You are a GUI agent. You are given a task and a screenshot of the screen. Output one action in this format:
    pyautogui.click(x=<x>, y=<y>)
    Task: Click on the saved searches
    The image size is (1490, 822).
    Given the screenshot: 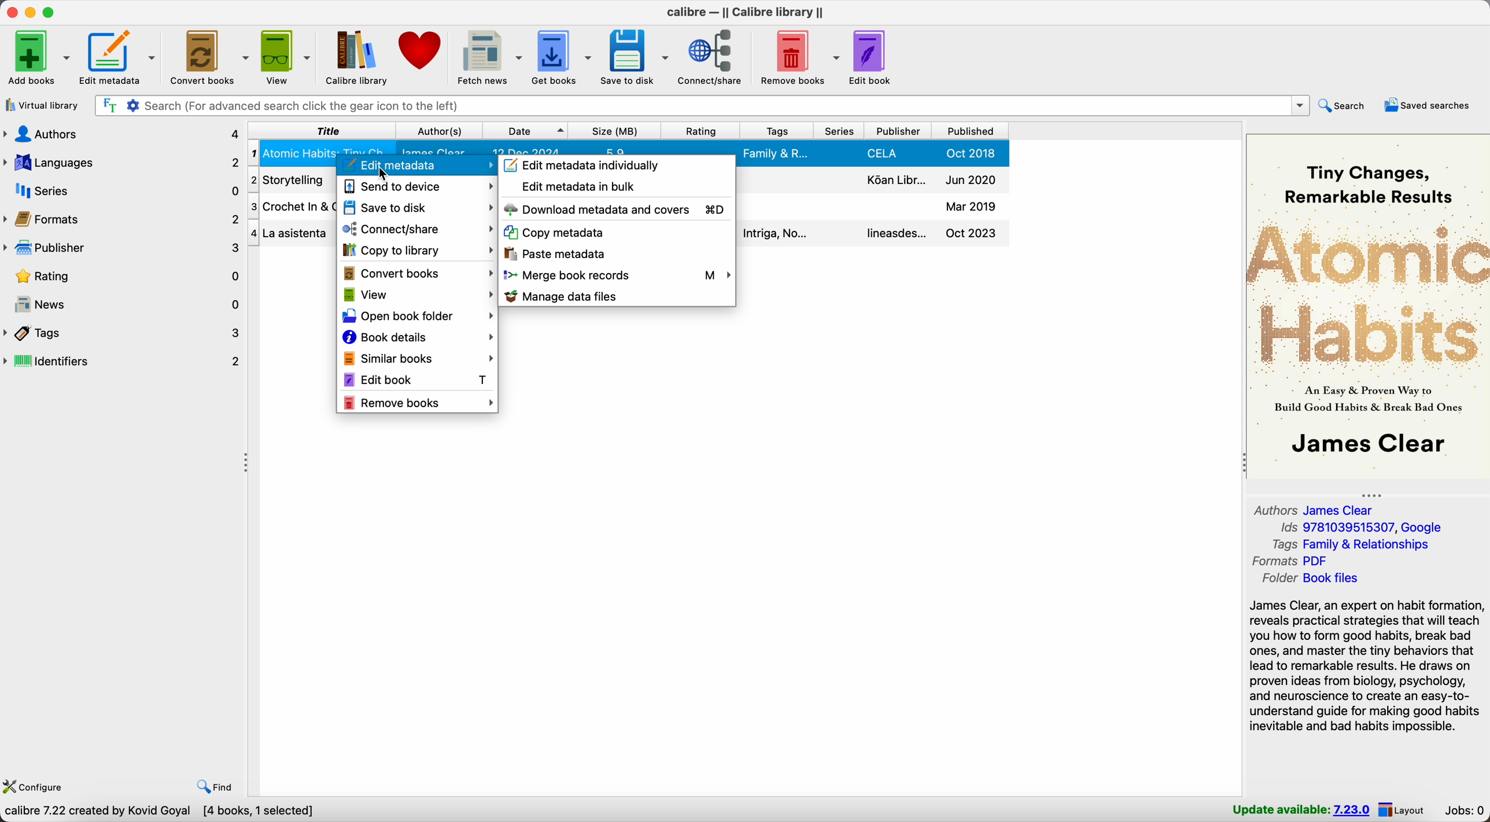 What is the action you would take?
    pyautogui.click(x=1428, y=104)
    